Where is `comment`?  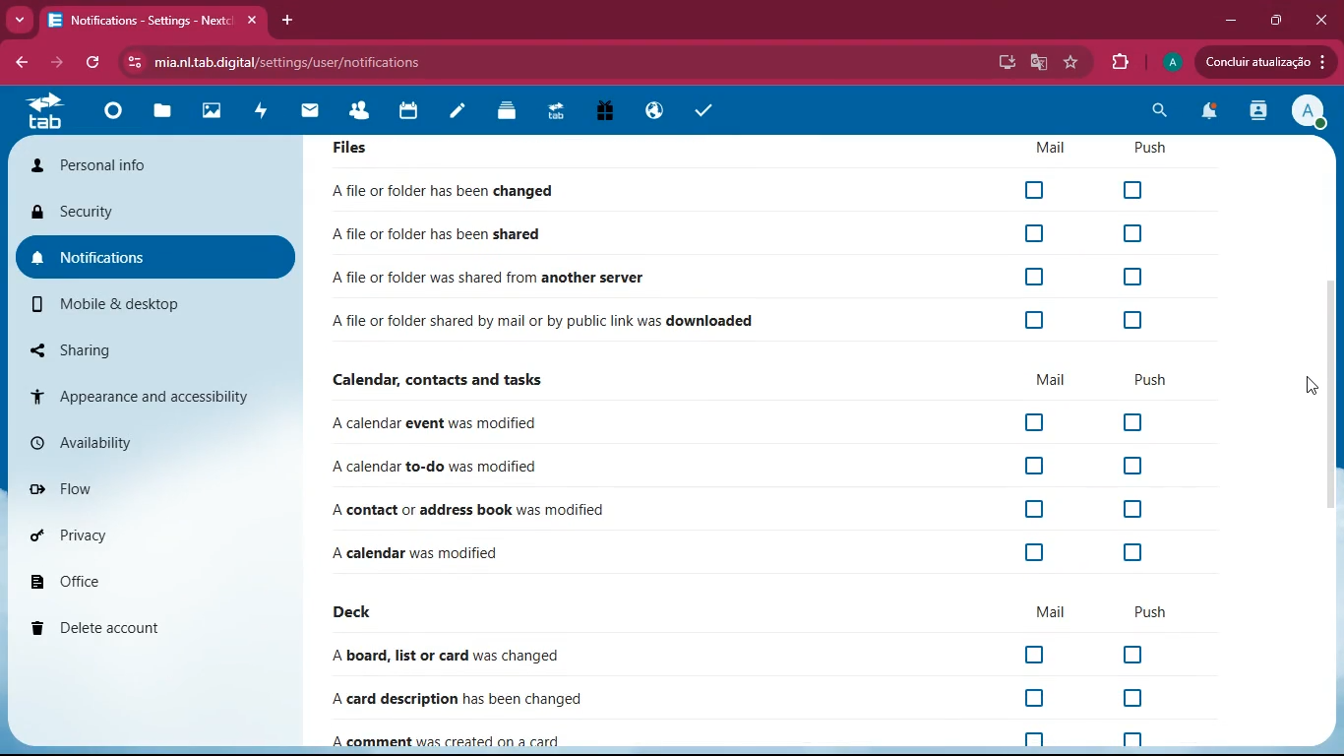
comment is located at coordinates (459, 737).